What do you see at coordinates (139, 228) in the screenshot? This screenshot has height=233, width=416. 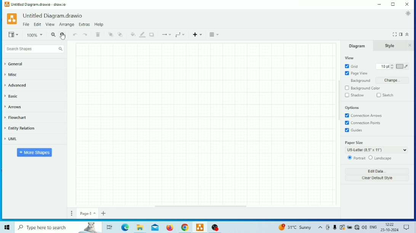 I see `File Explorer` at bounding box center [139, 228].